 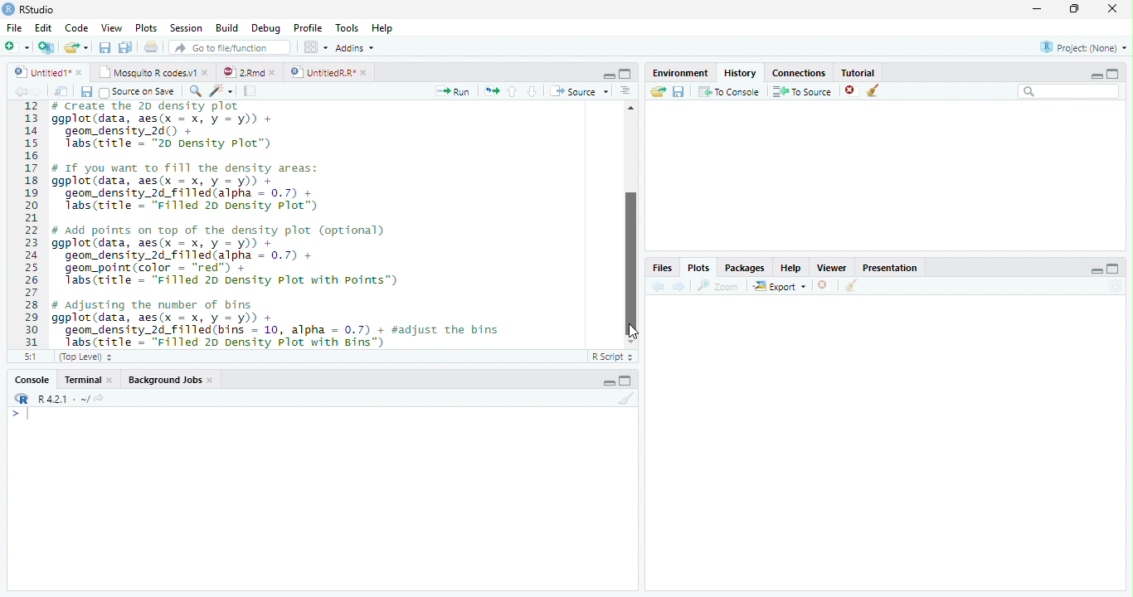 I want to click on Help, so click(x=382, y=29).